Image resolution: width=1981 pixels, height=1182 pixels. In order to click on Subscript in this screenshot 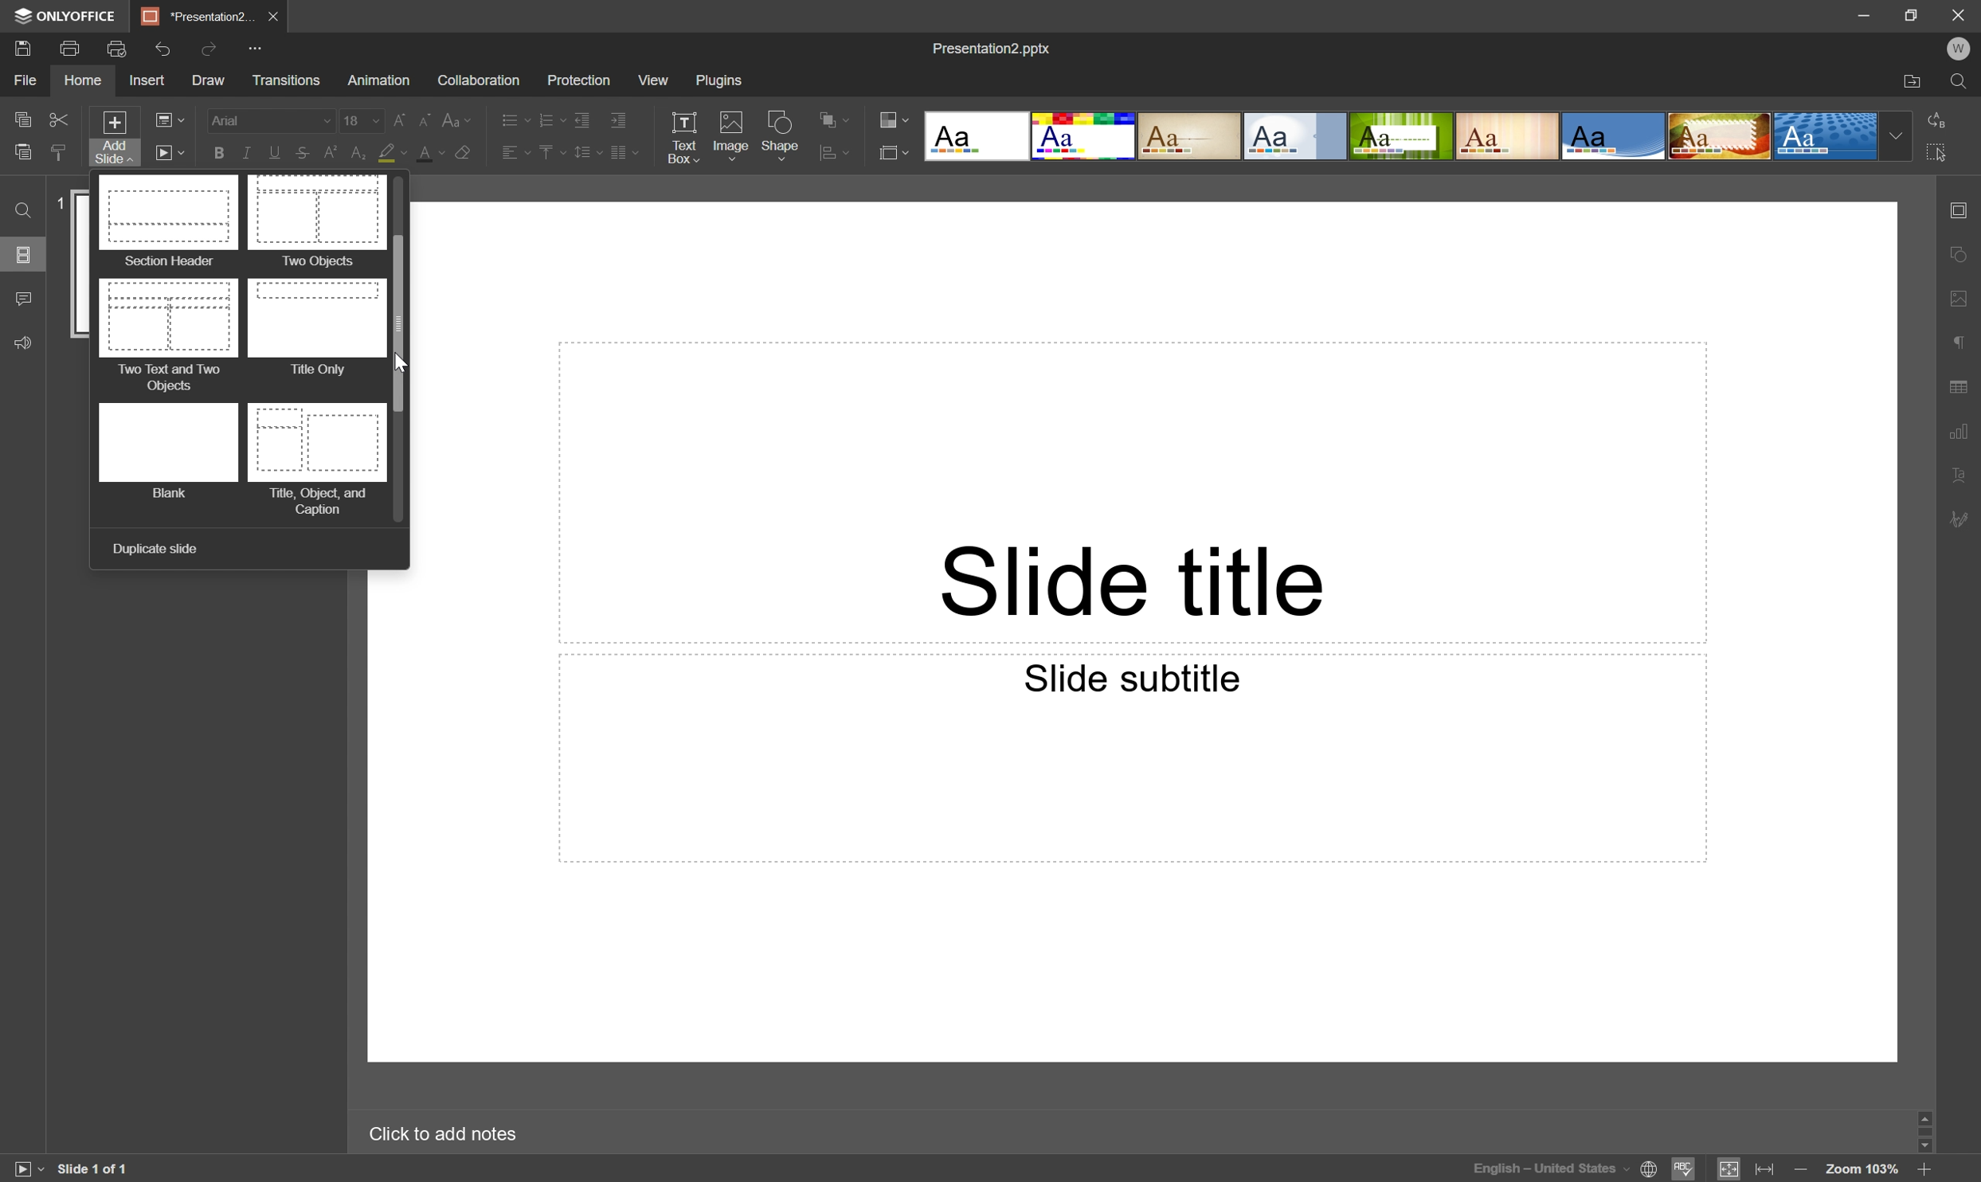, I will do `click(362, 151)`.